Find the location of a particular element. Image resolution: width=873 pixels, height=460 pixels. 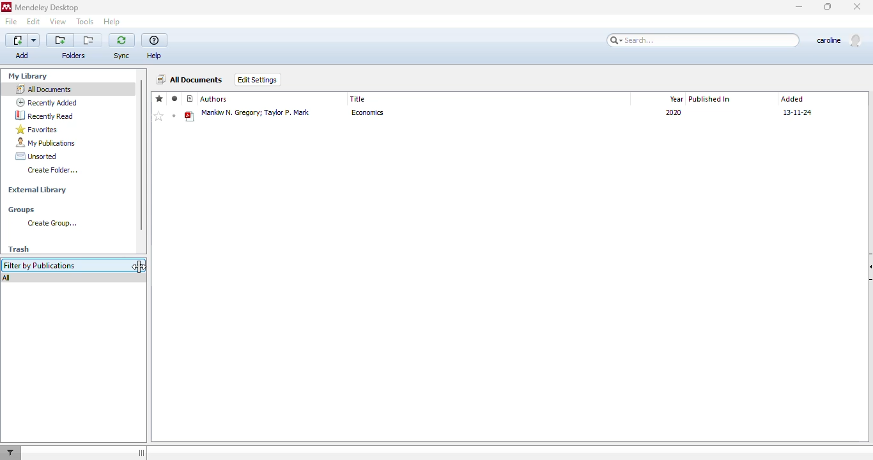

manlow n, gregory,taylor p,mark is located at coordinates (256, 116).